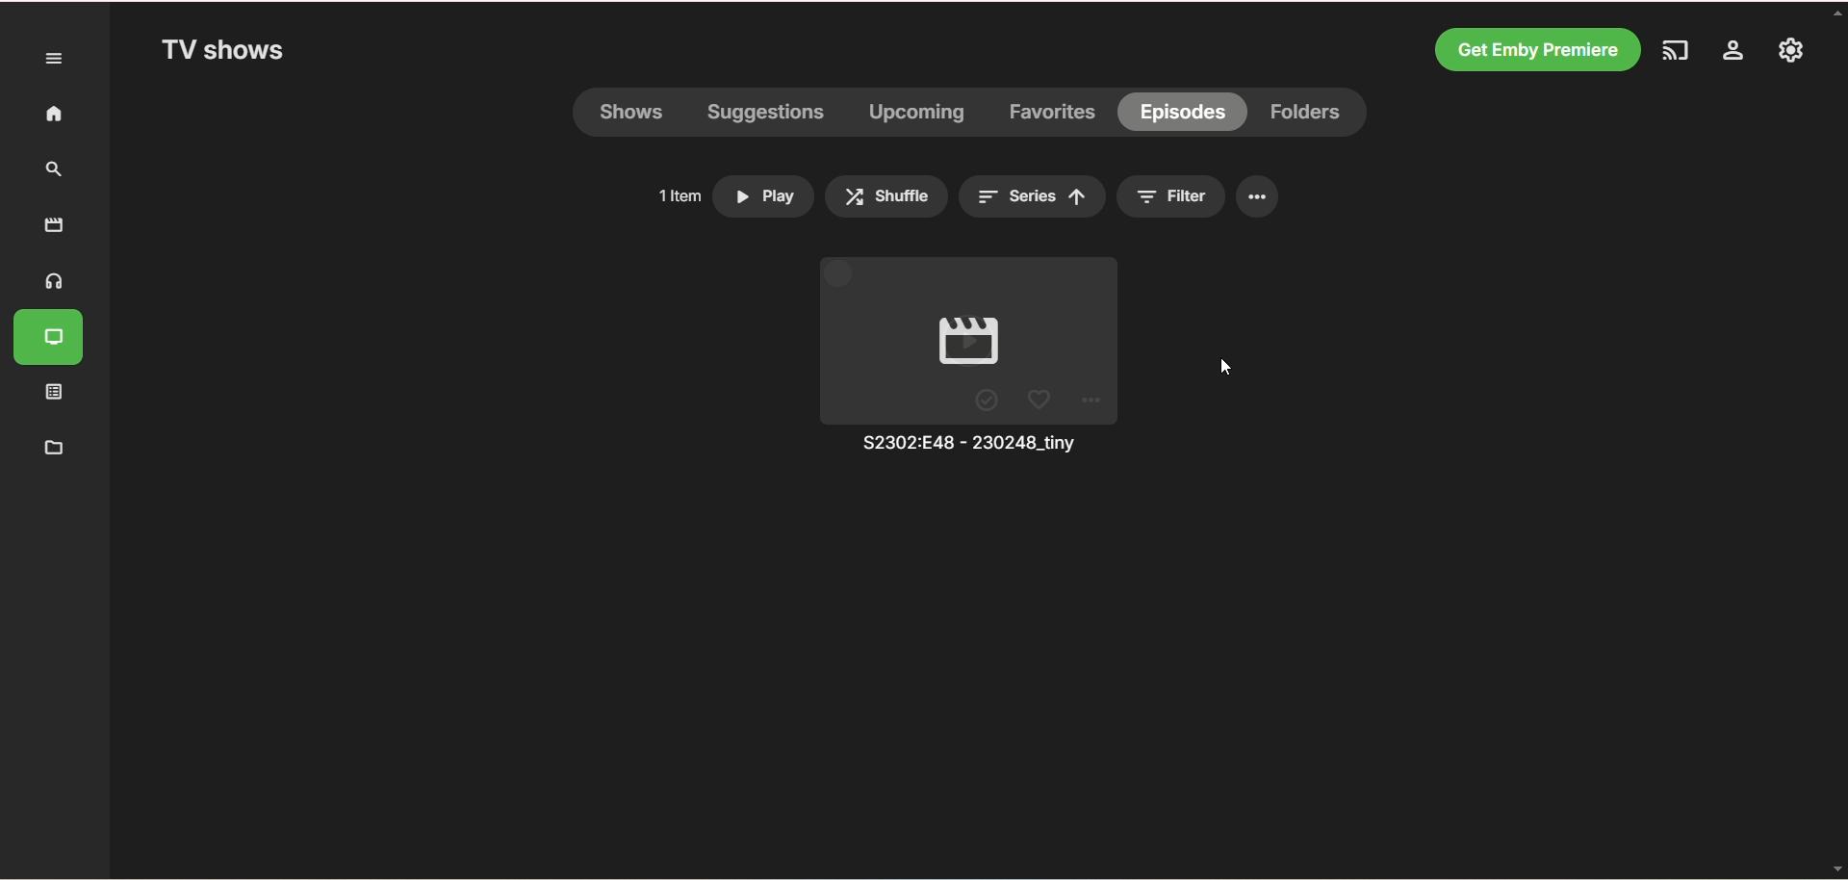 The height and width of the screenshot is (880, 1848). I want to click on = Filter, so click(1180, 195).